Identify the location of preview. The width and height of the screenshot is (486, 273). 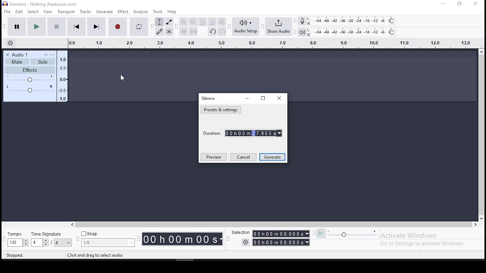
(213, 157).